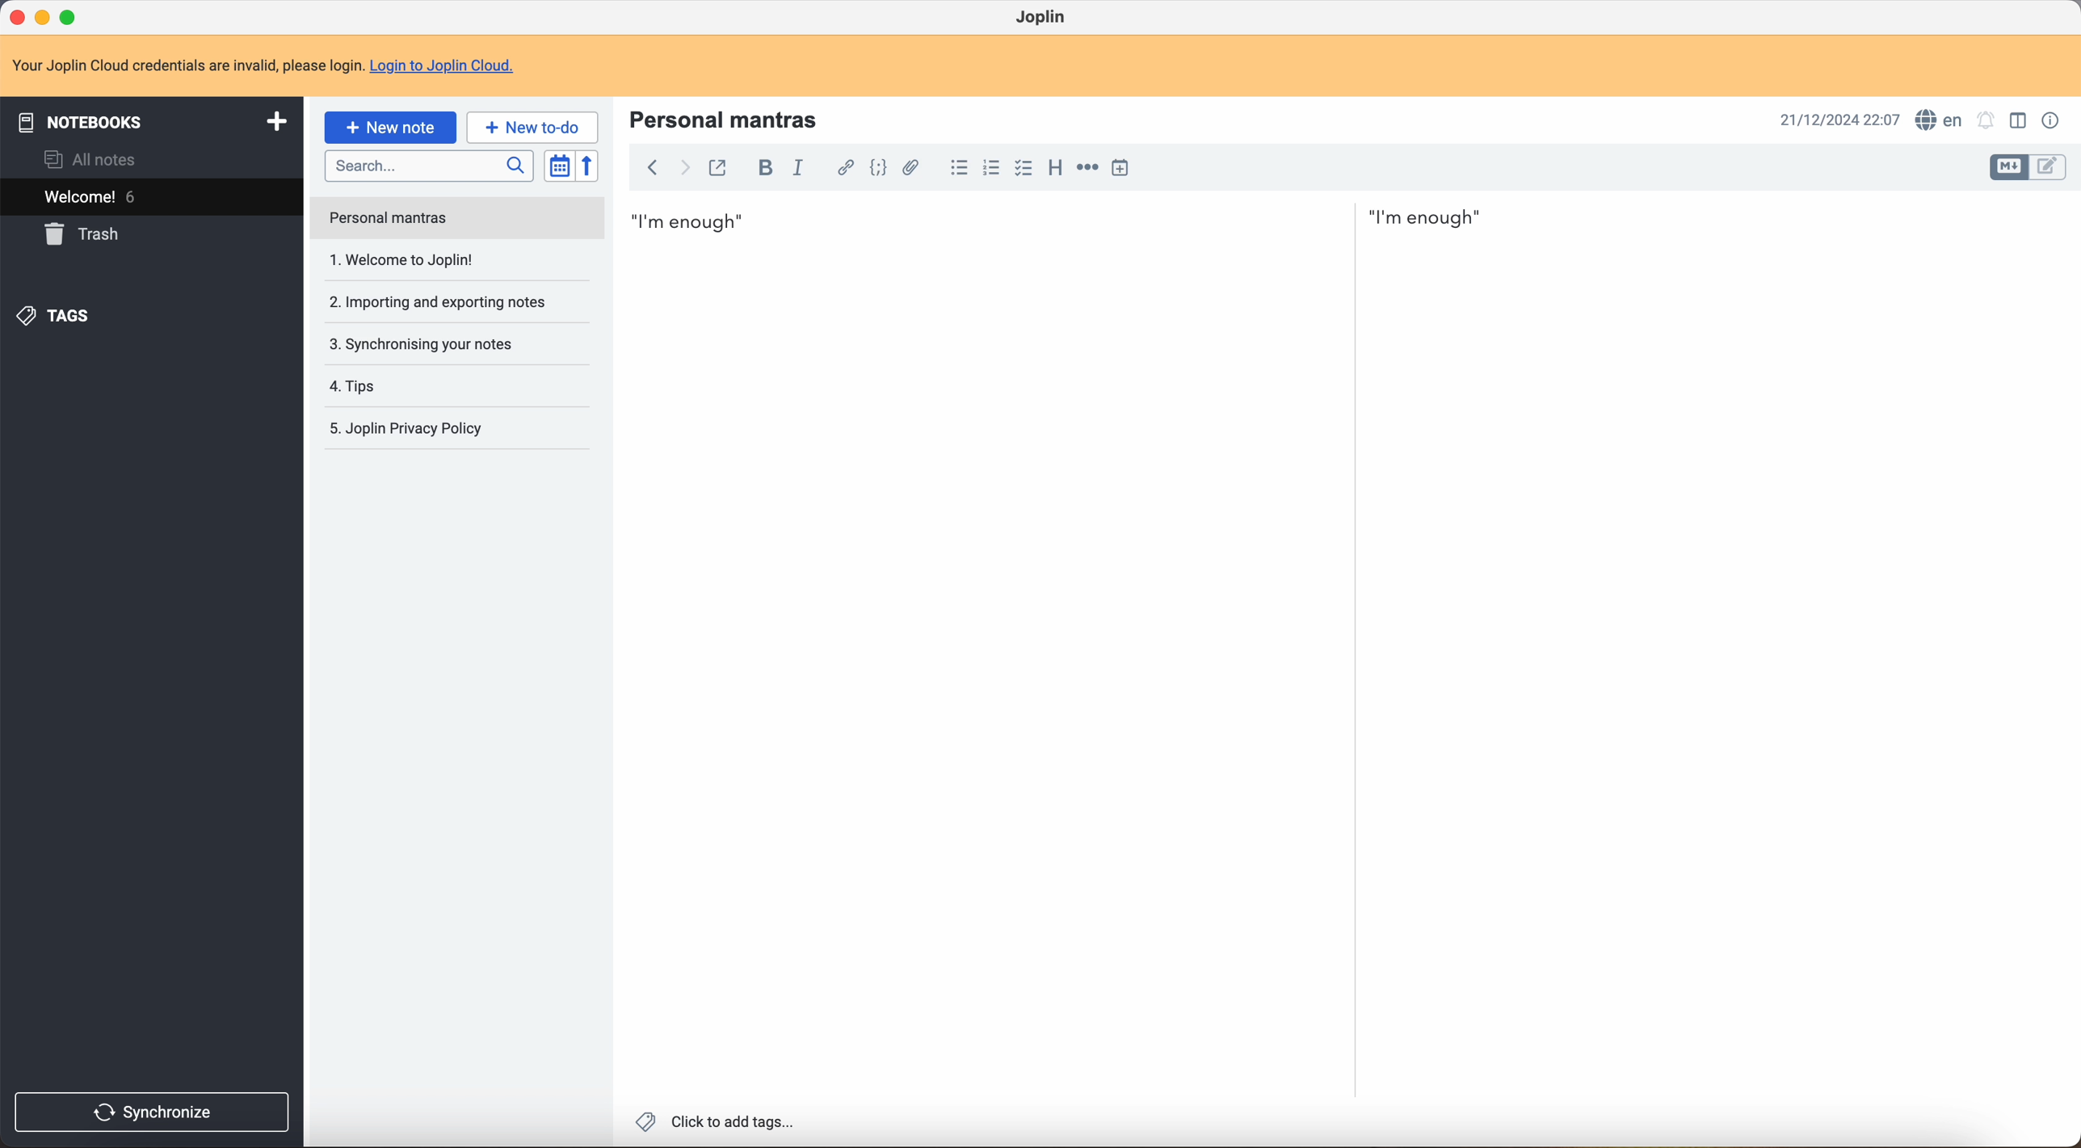 The image size is (2081, 1148). What do you see at coordinates (57, 317) in the screenshot?
I see `tags` at bounding box center [57, 317].